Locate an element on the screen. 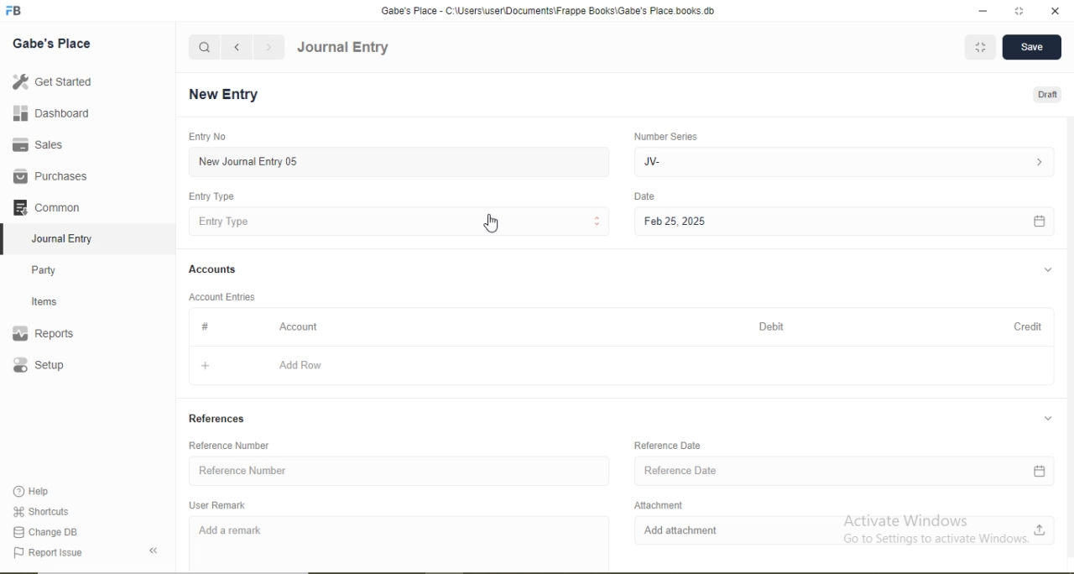 The width and height of the screenshot is (1074, 574). Journal Entry is located at coordinates (67, 237).